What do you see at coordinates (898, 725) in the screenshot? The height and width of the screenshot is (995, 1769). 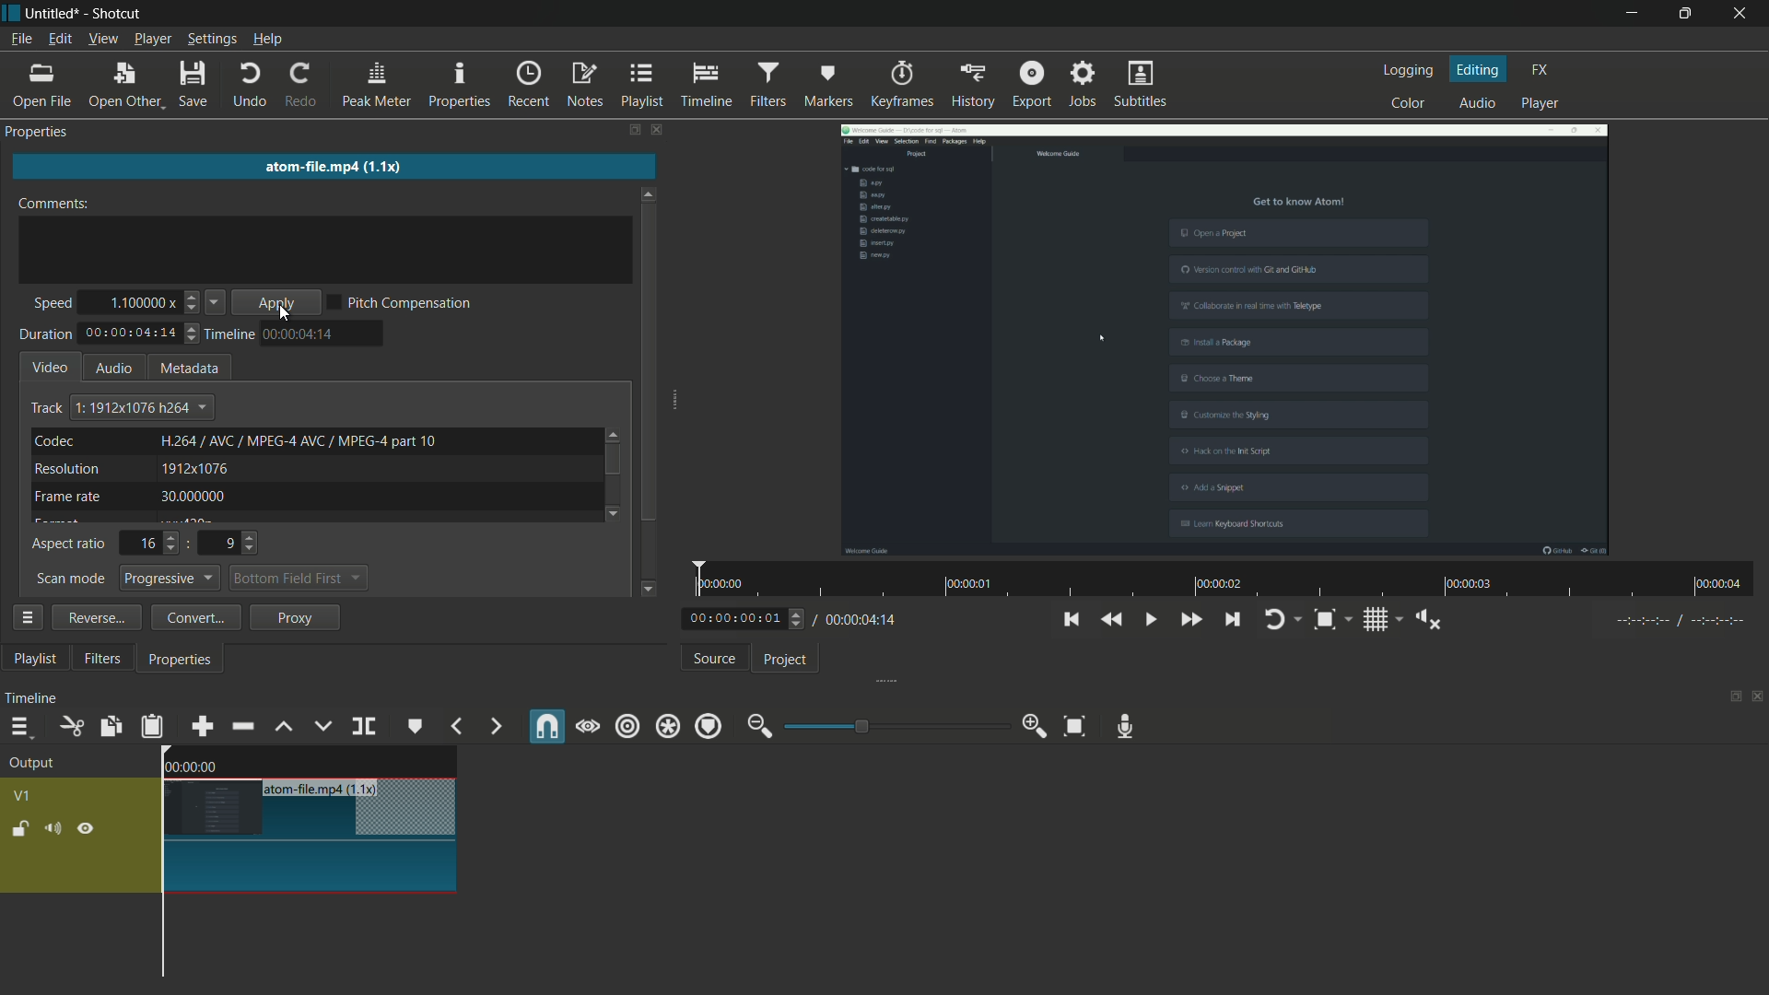 I see `adjustment bar` at bounding box center [898, 725].